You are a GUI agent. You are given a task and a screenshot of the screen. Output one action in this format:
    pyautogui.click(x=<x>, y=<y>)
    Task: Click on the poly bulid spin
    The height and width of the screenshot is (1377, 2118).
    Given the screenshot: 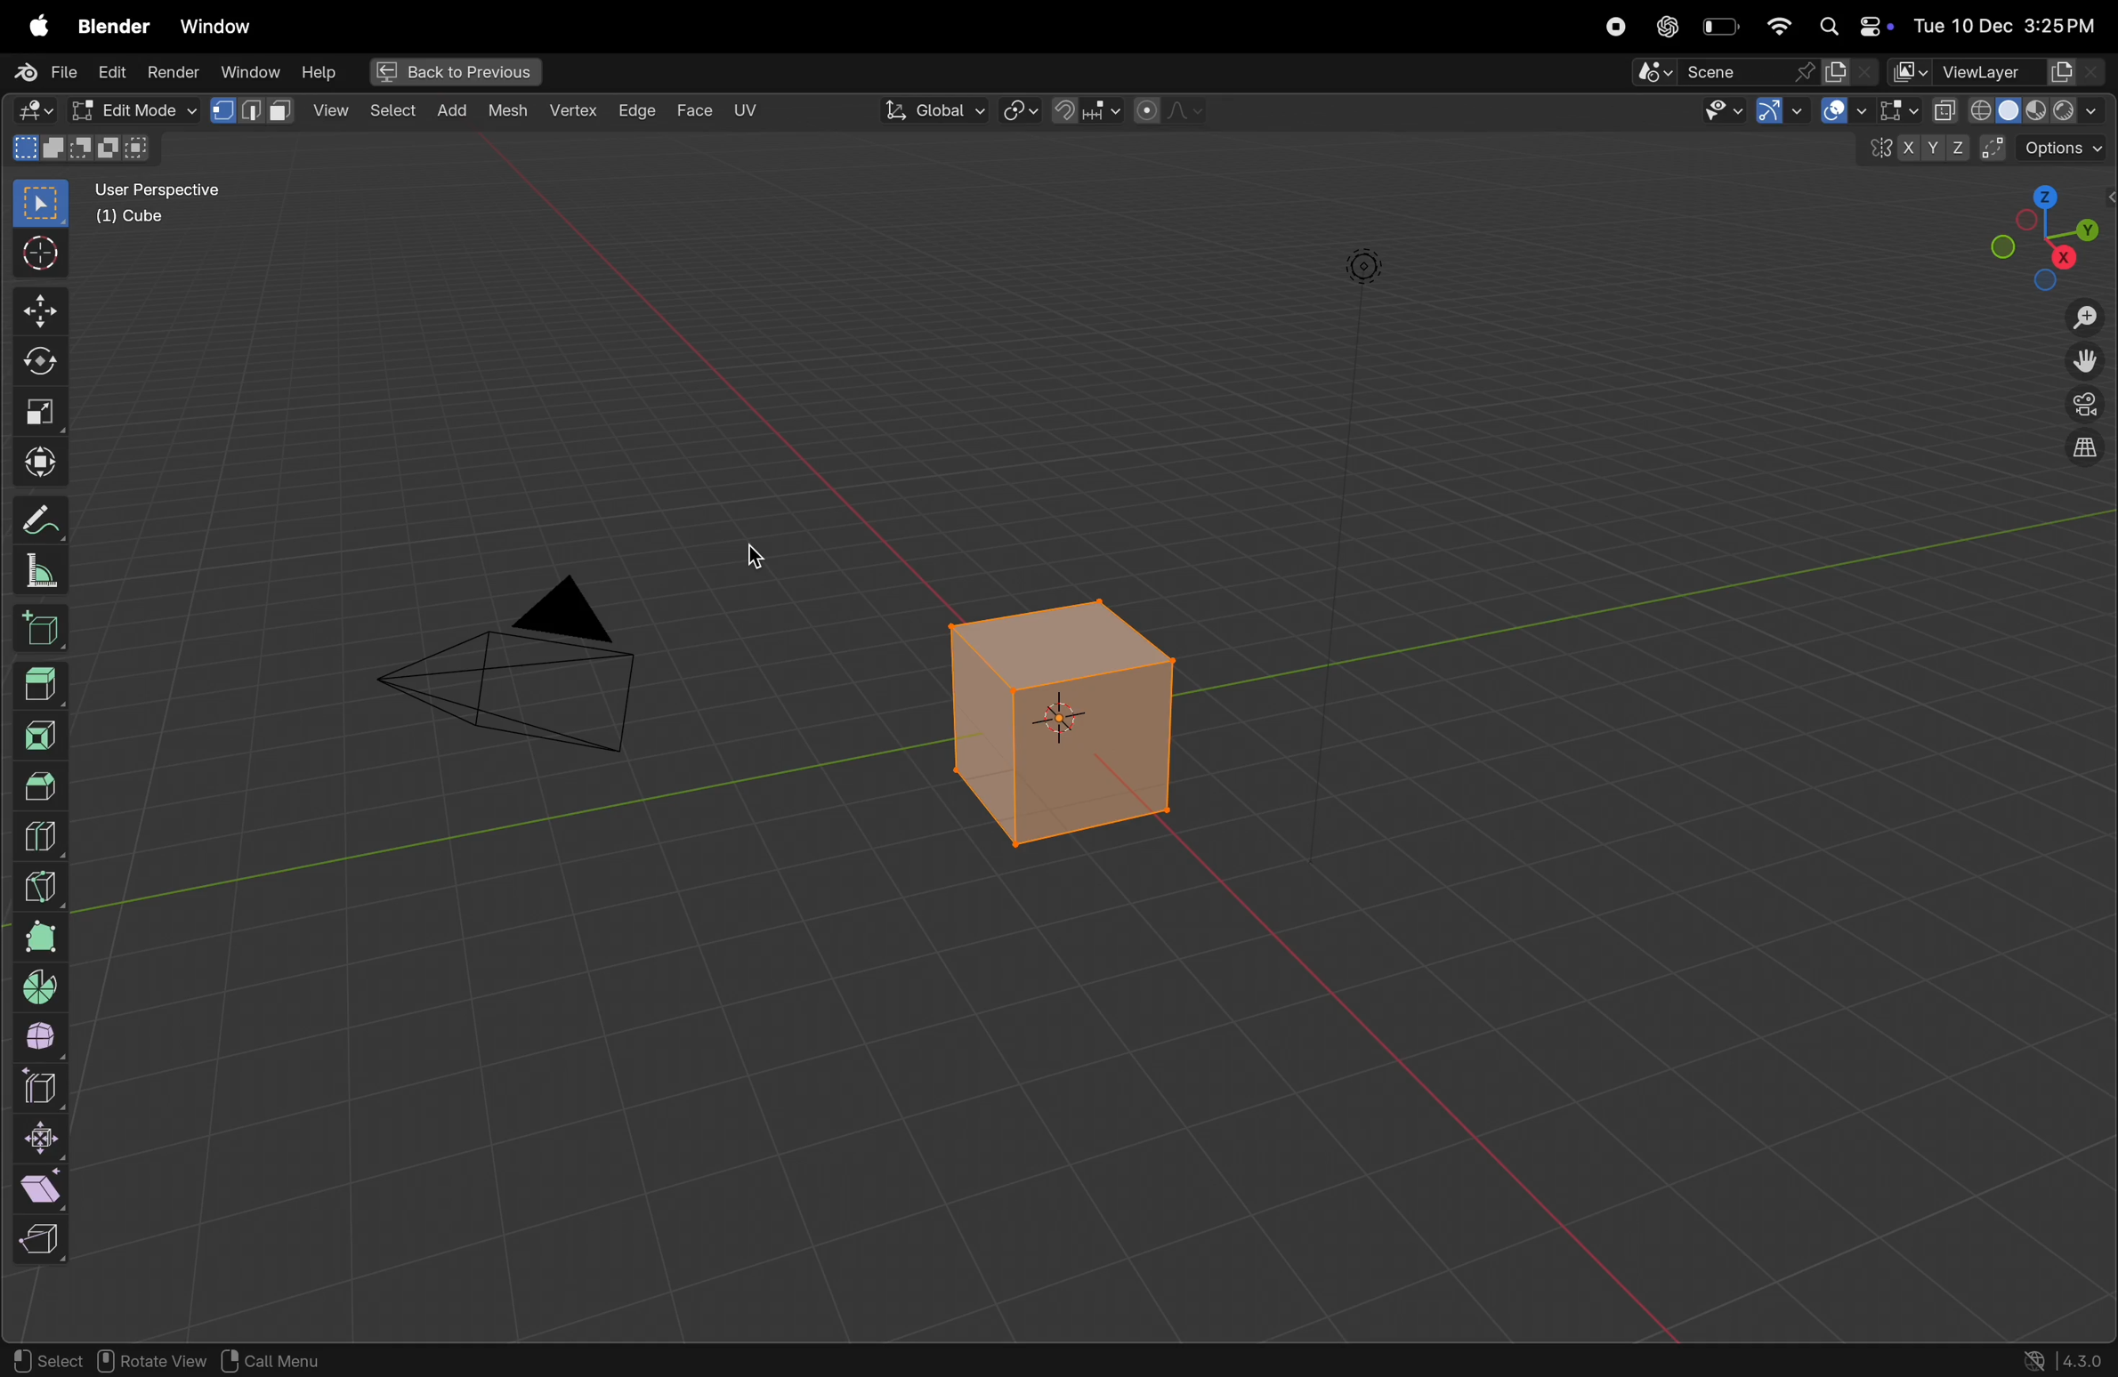 What is the action you would take?
    pyautogui.click(x=40, y=938)
    